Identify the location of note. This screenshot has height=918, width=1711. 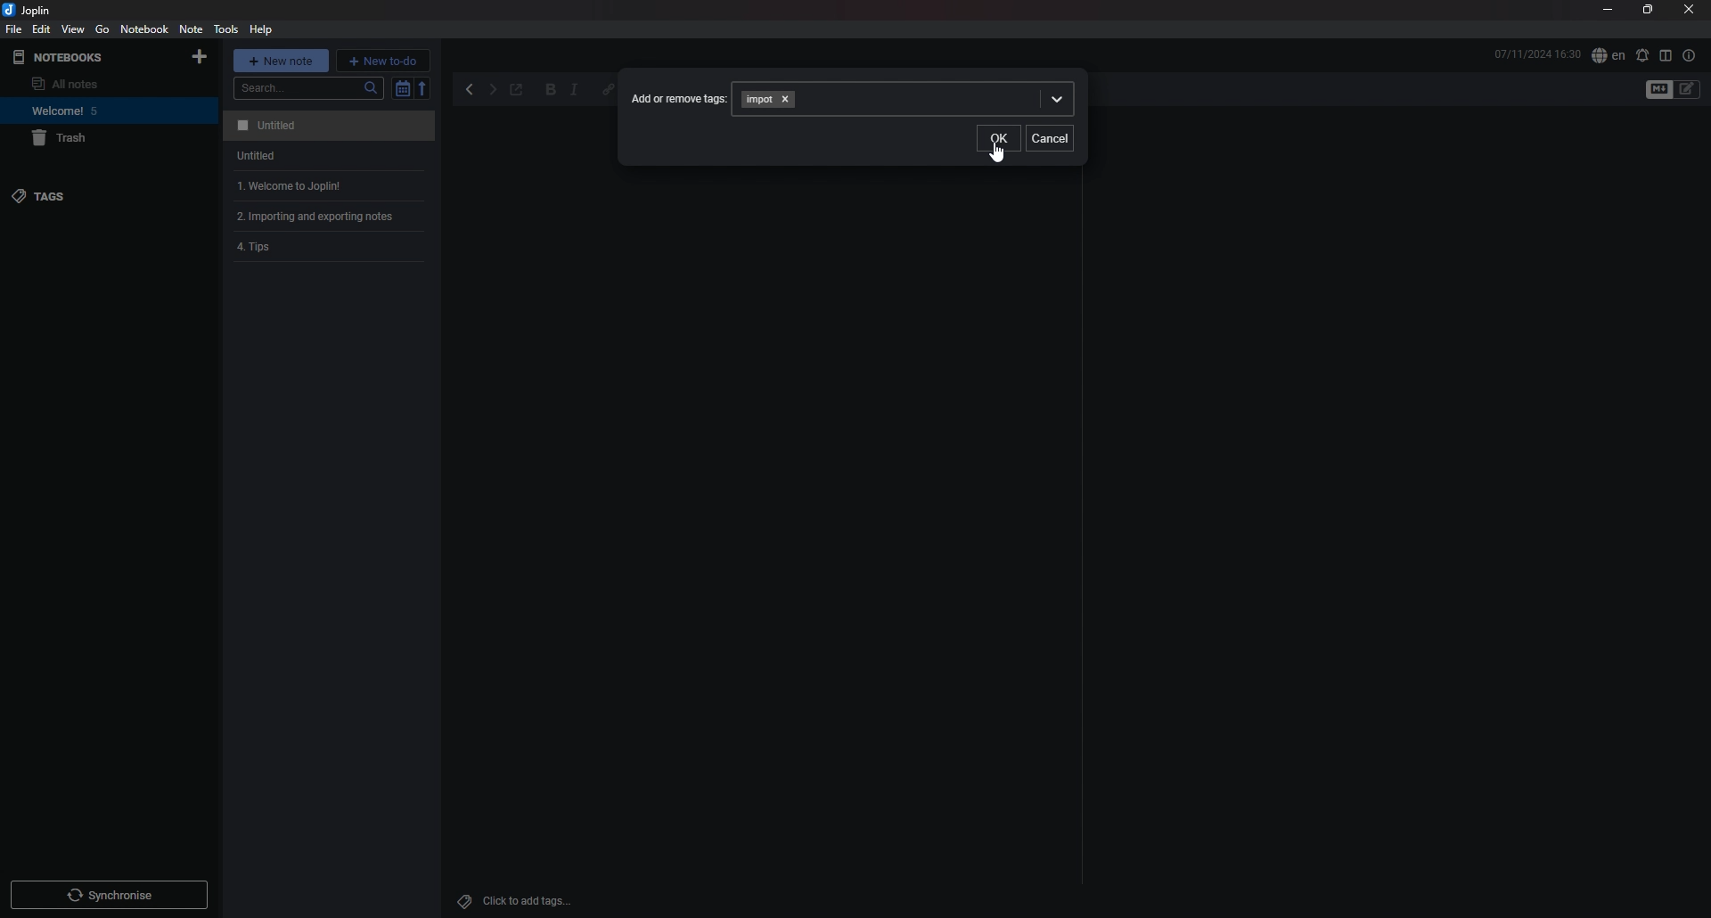
(332, 249).